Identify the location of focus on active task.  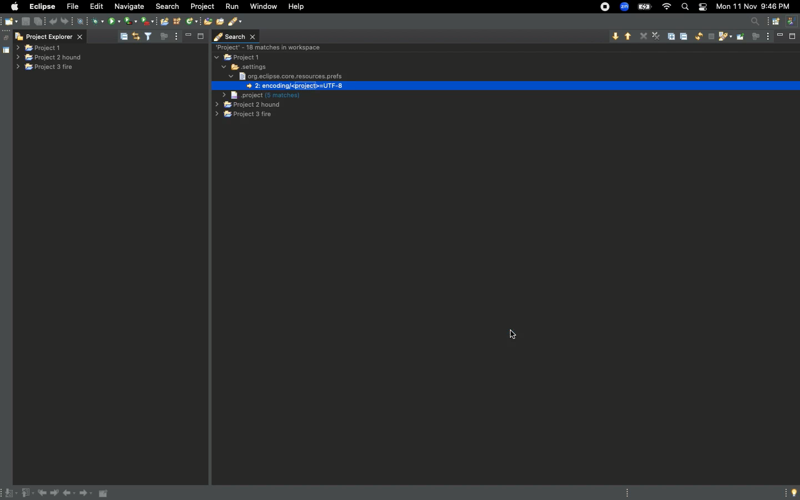
(164, 37).